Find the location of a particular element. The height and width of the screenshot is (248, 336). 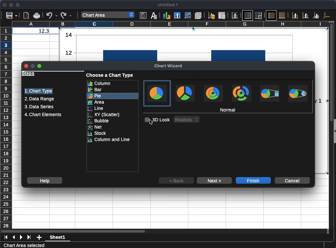

Exploded pie chart is located at coordinates (185, 93).